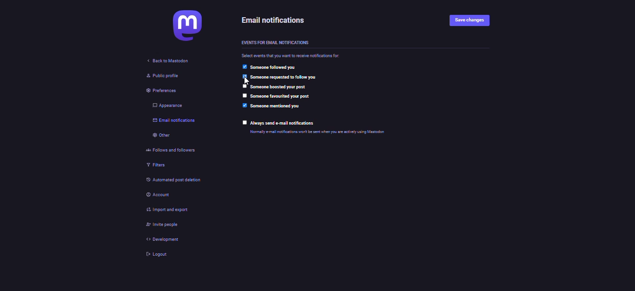 This screenshot has height=291, width=635. What do you see at coordinates (245, 86) in the screenshot?
I see `click to enable` at bounding box center [245, 86].